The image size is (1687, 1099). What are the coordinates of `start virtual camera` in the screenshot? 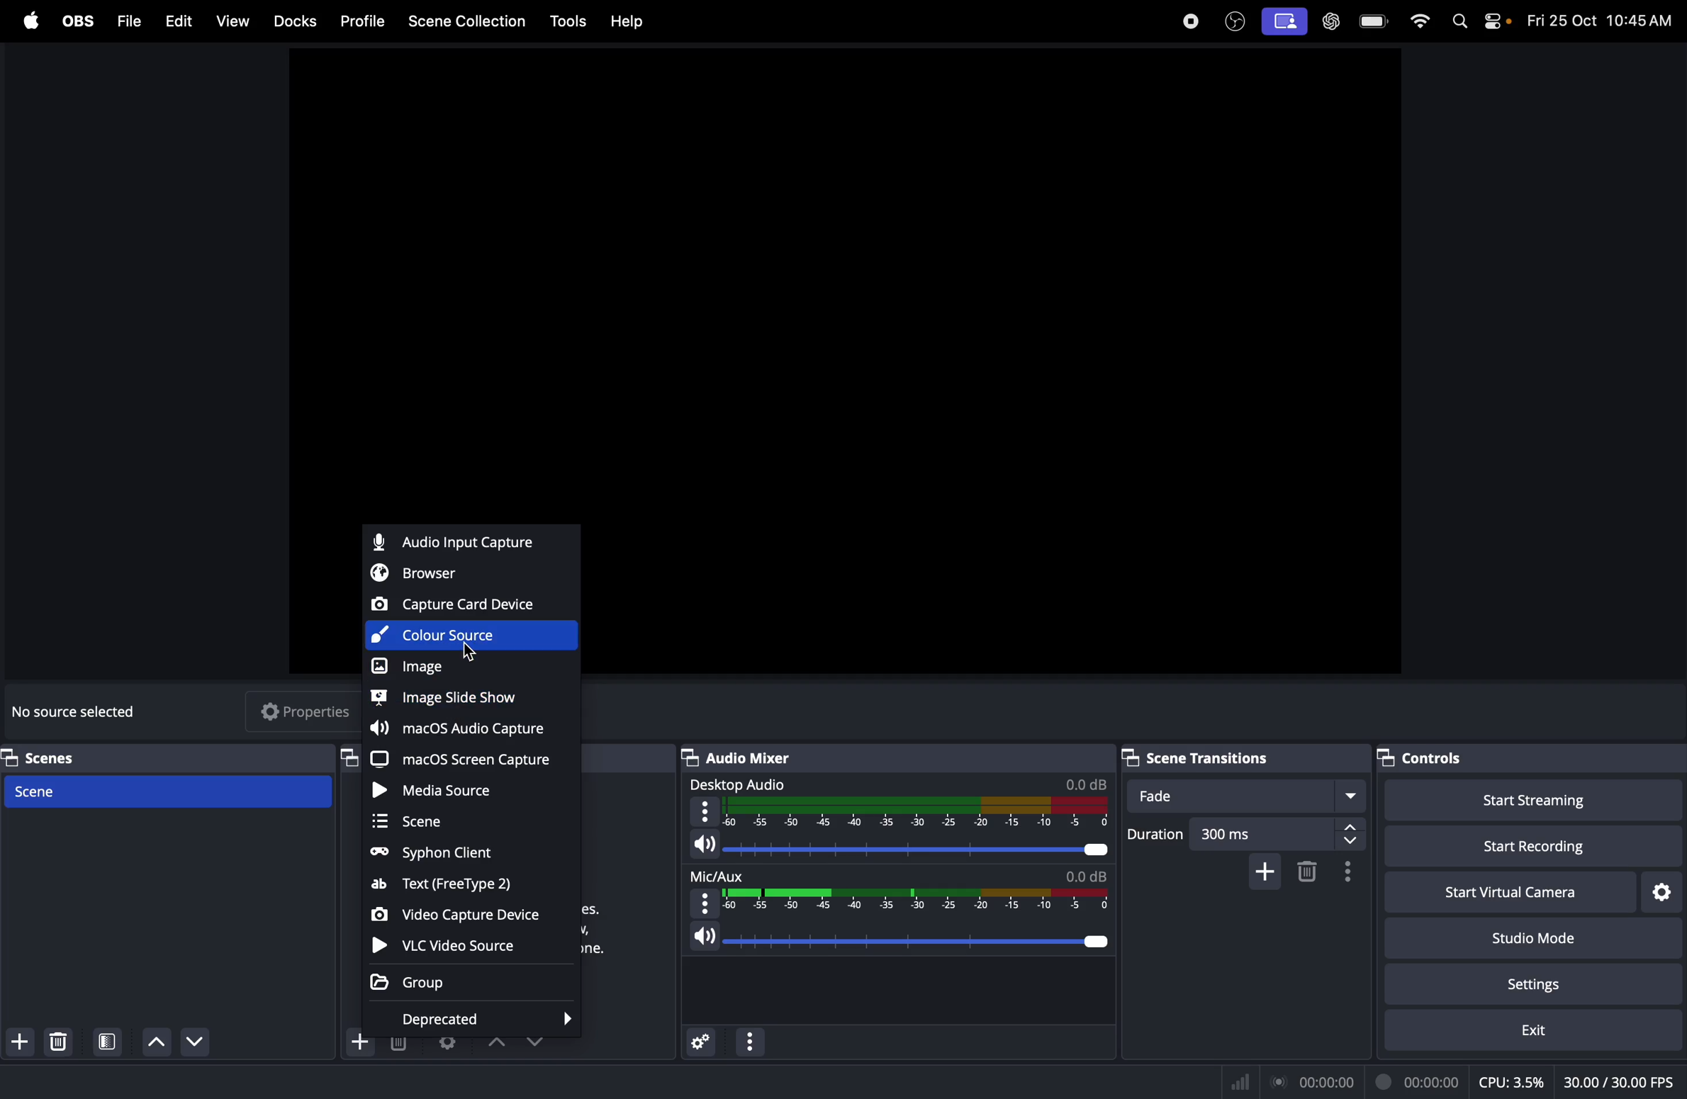 It's located at (1418, 892).